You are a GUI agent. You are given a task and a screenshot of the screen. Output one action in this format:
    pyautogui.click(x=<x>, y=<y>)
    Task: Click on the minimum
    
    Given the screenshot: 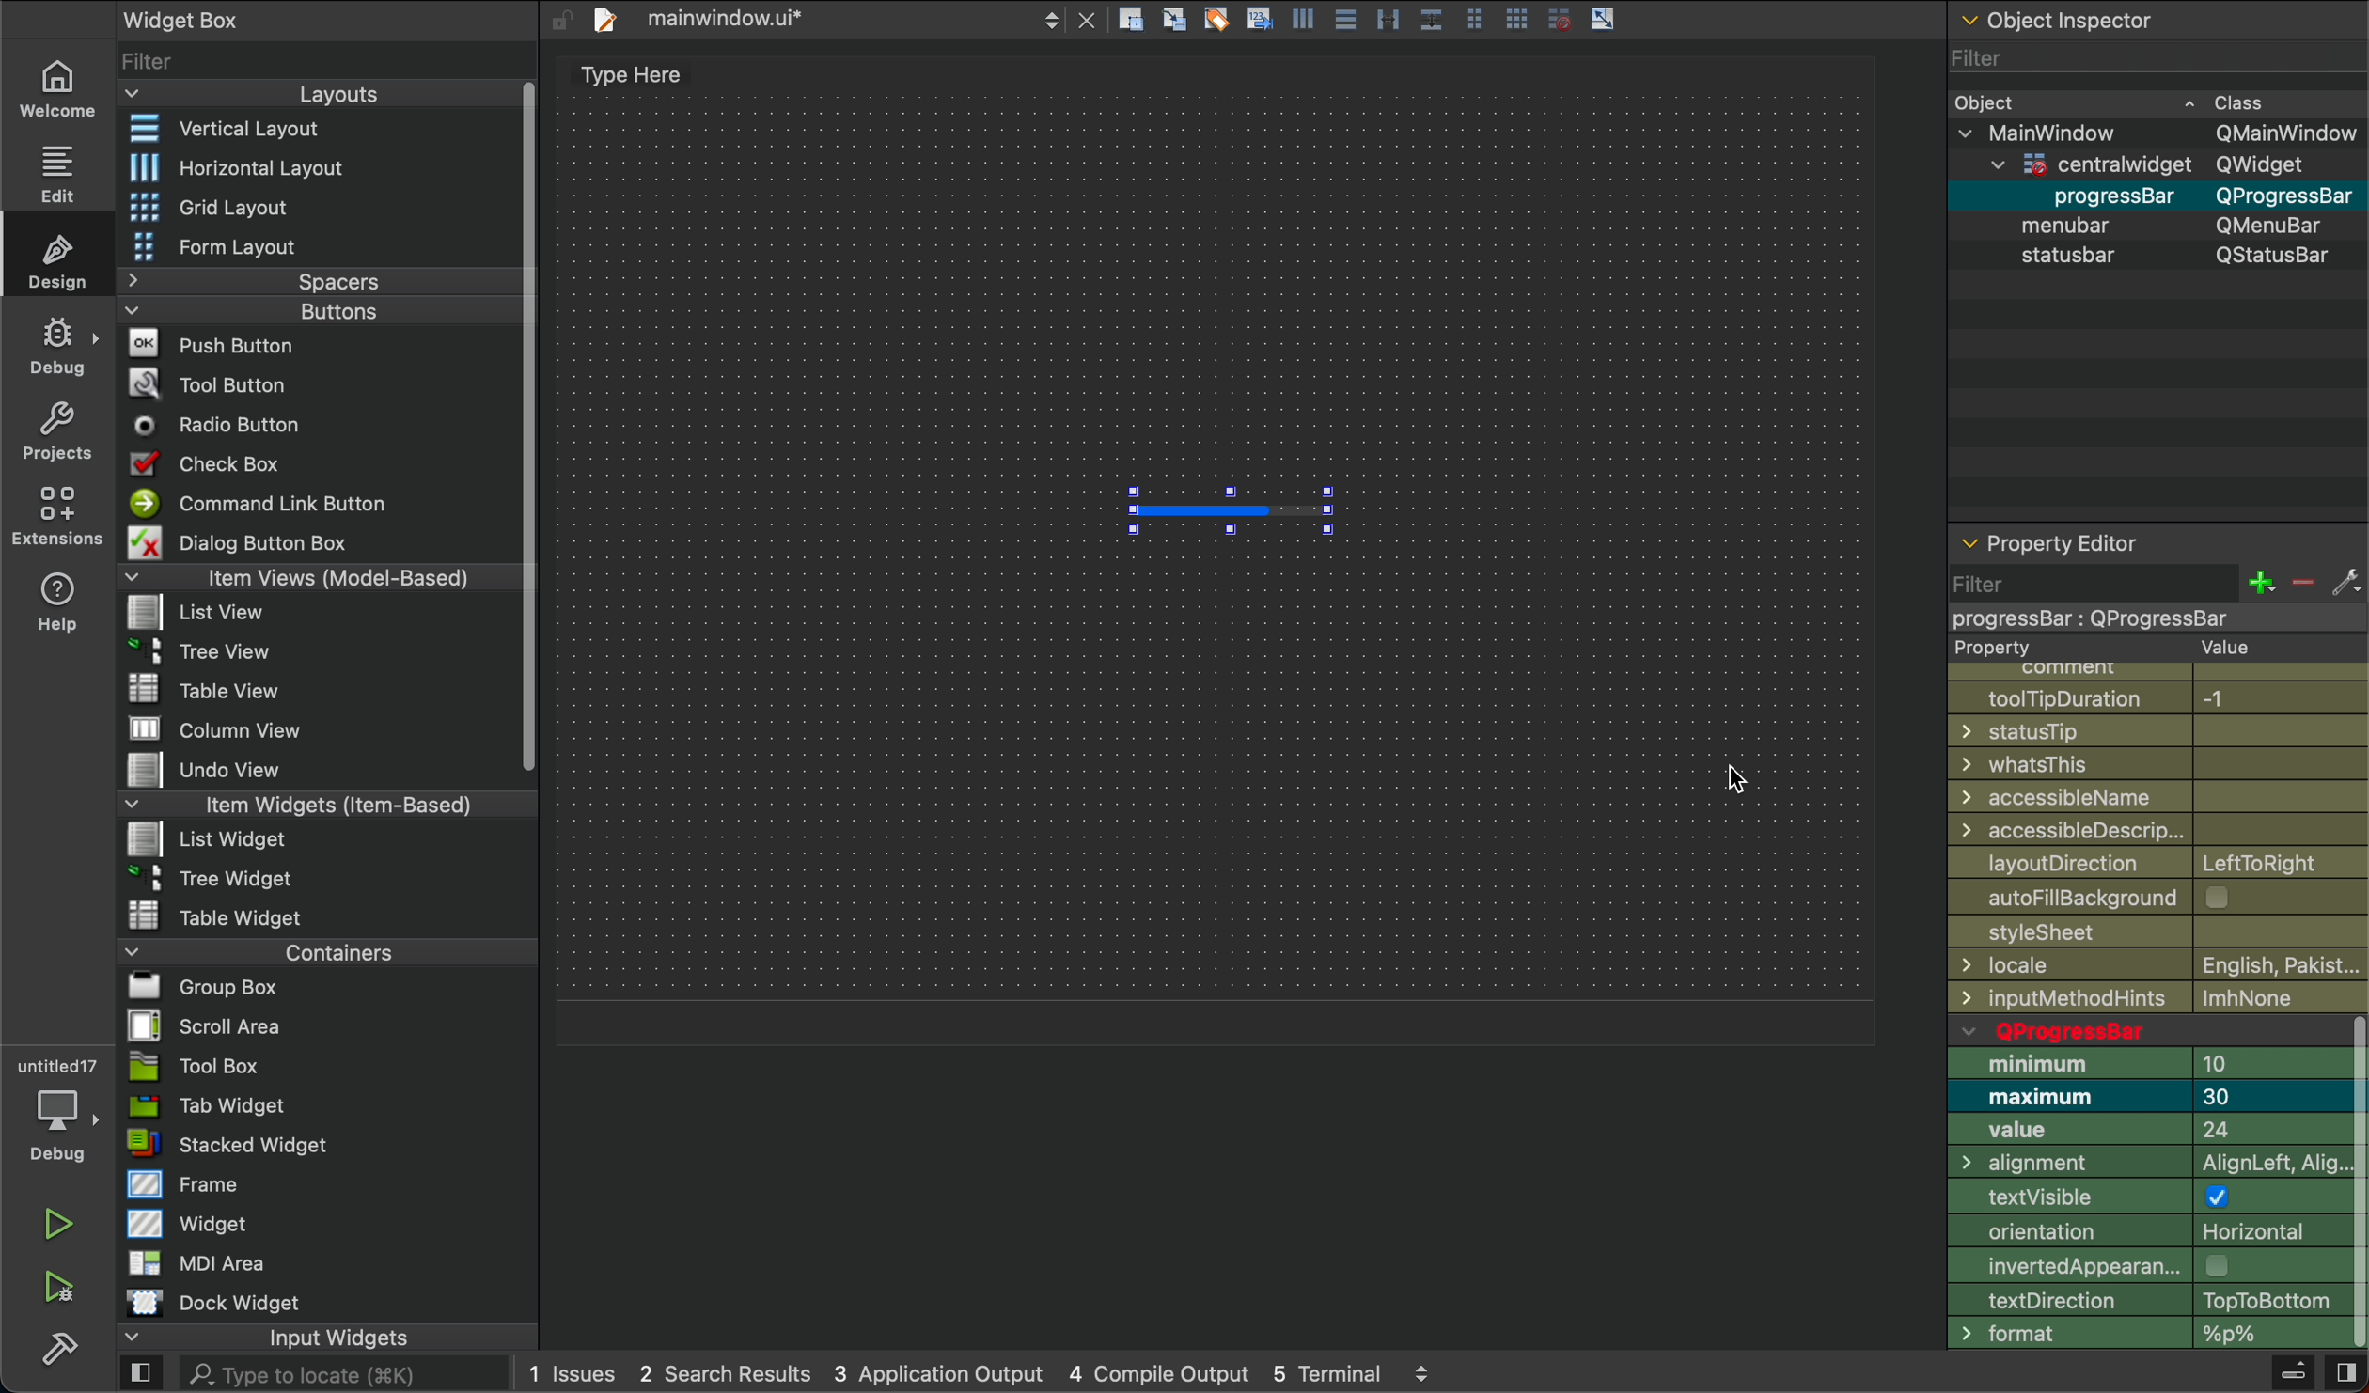 What is the action you would take?
    pyautogui.click(x=2144, y=1066)
    